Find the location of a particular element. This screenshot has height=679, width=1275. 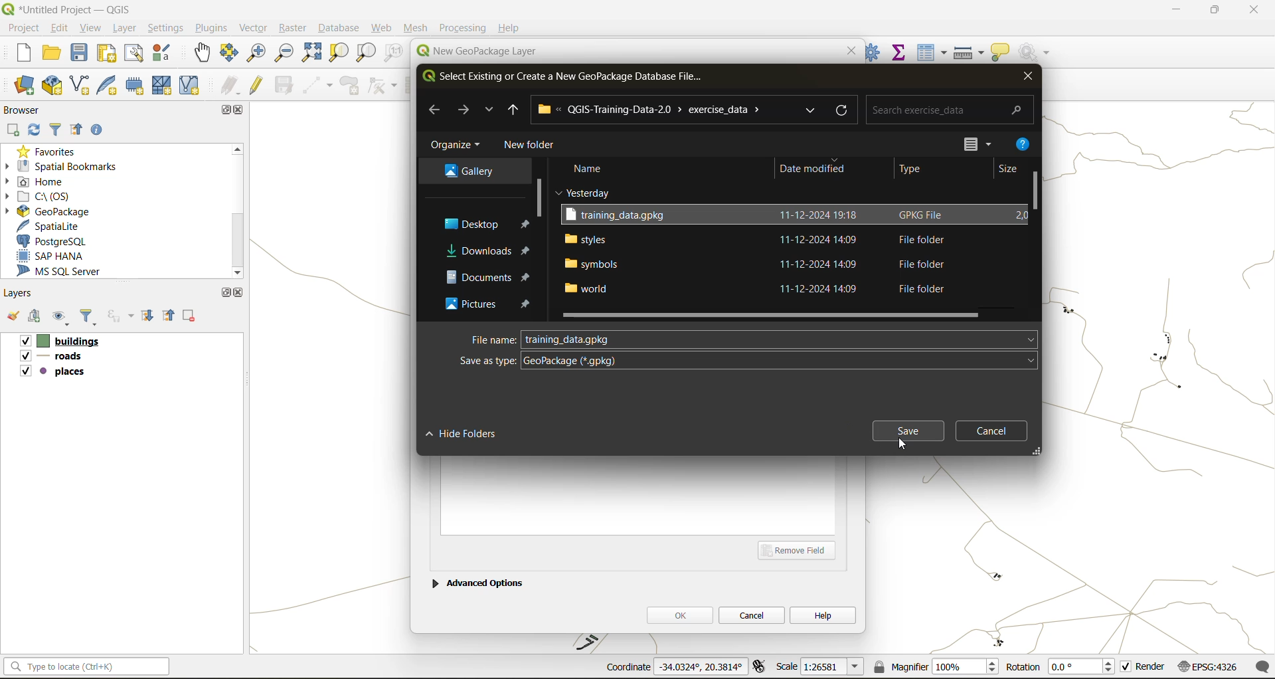

Pointer is located at coordinates (903, 444).